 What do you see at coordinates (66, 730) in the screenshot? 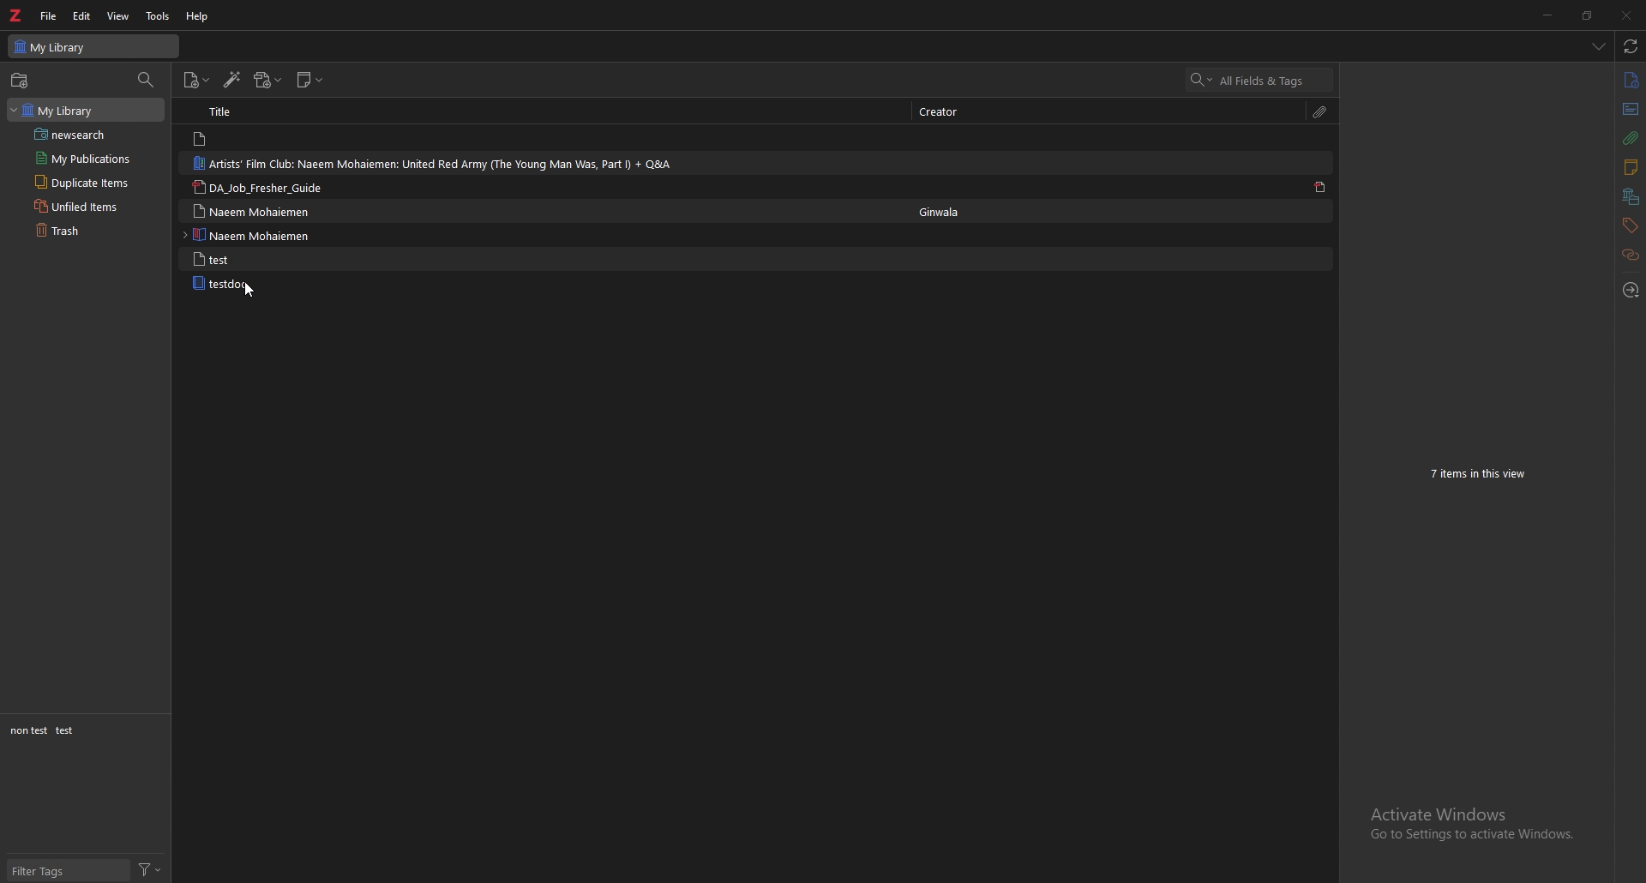
I see `test` at bounding box center [66, 730].